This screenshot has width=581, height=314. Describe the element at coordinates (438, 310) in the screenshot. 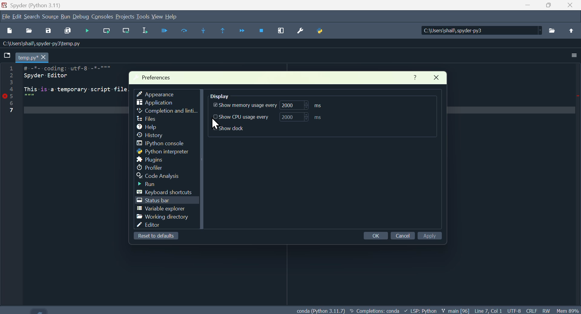

I see `conda (Pvthon 3.11.7) < Completions: conda + LSP: Pvthon ¥ main [96] Line7 Coll UTF-8 CRLF RW Mem 8¢` at that location.